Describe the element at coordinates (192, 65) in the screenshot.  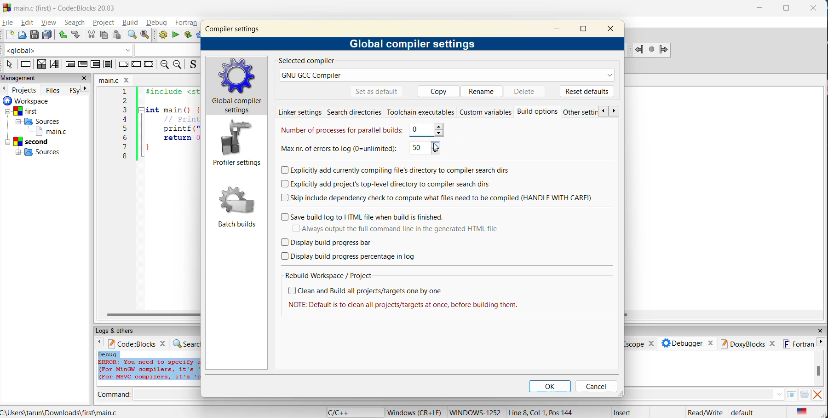
I see `toggle source` at that location.